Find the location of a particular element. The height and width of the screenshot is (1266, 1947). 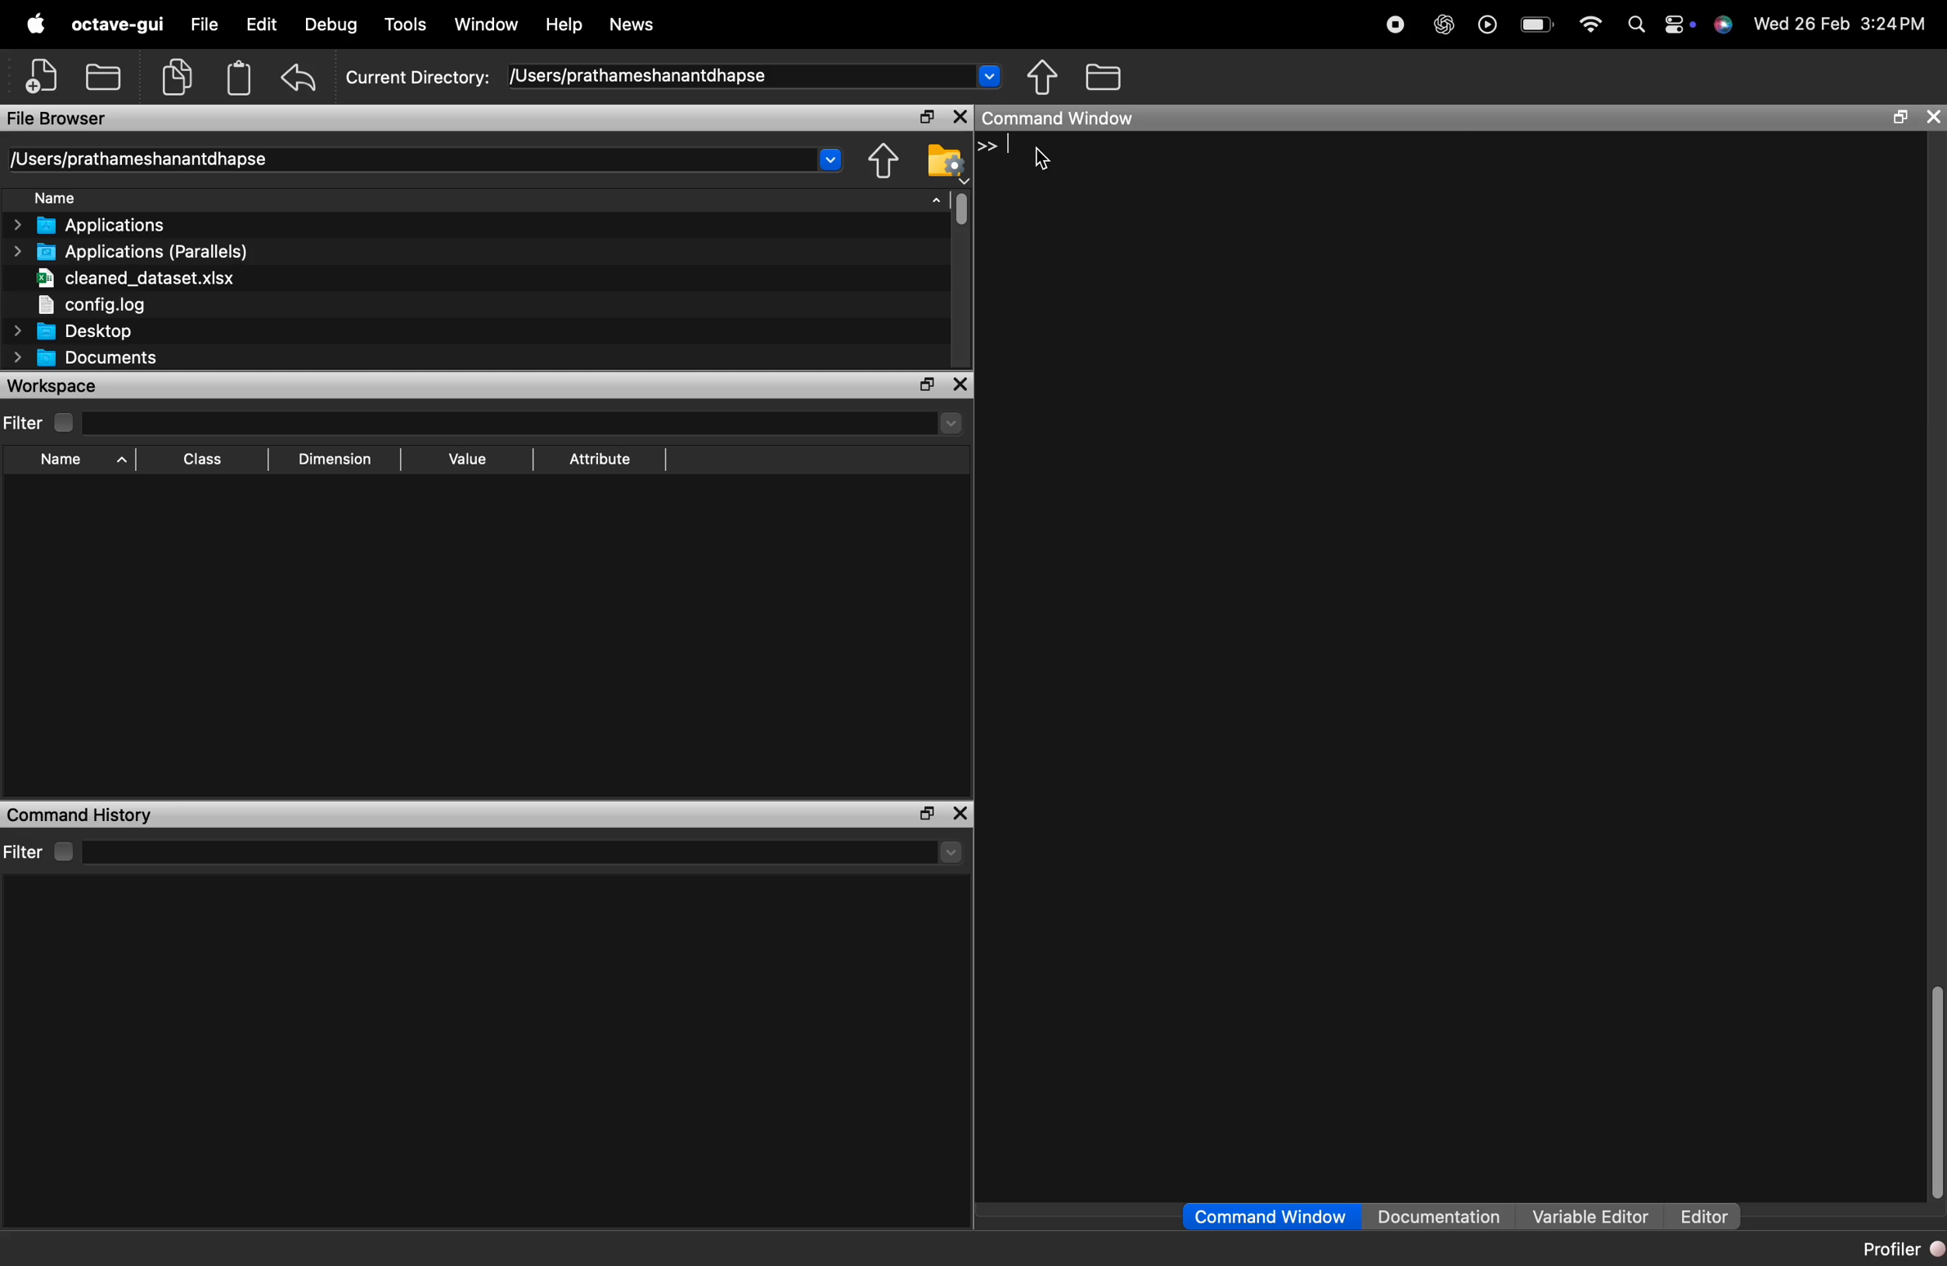

Users/prathameshanantdhapse  is located at coordinates (756, 75).